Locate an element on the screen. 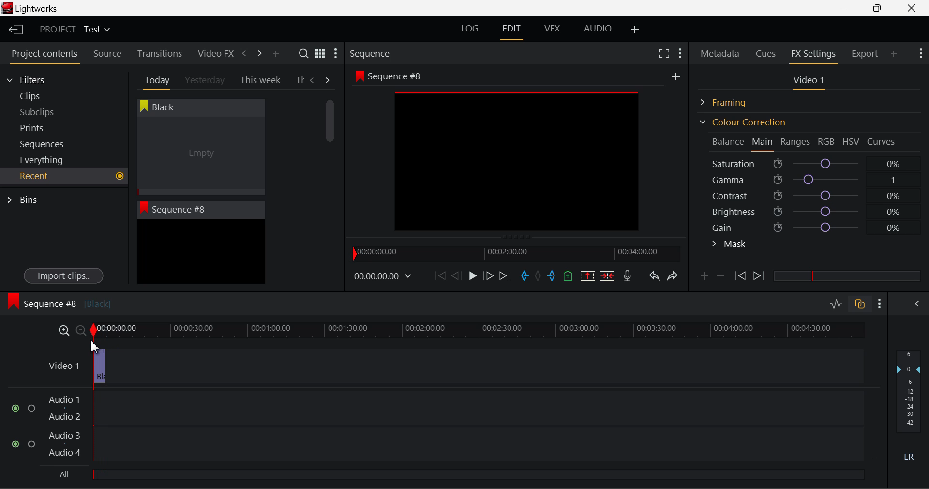 This screenshot has height=489, width=929. Cues Panel is located at coordinates (767, 52).